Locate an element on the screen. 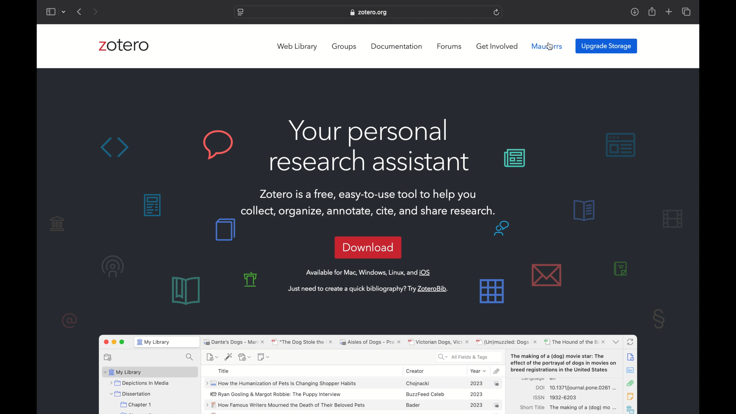 Image resolution: width=736 pixels, height=414 pixels. Zotero is a free, easy-to-use tool to help youcollect, organize, annotate, cite, and share research. is located at coordinates (373, 204).